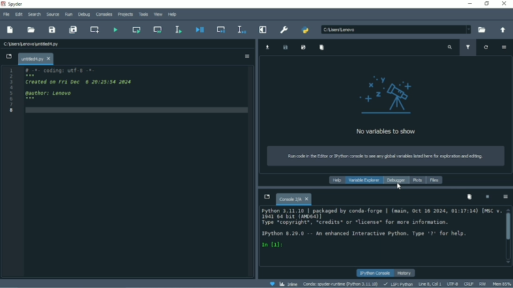  What do you see at coordinates (508, 209) in the screenshot?
I see `scroll up` at bounding box center [508, 209].